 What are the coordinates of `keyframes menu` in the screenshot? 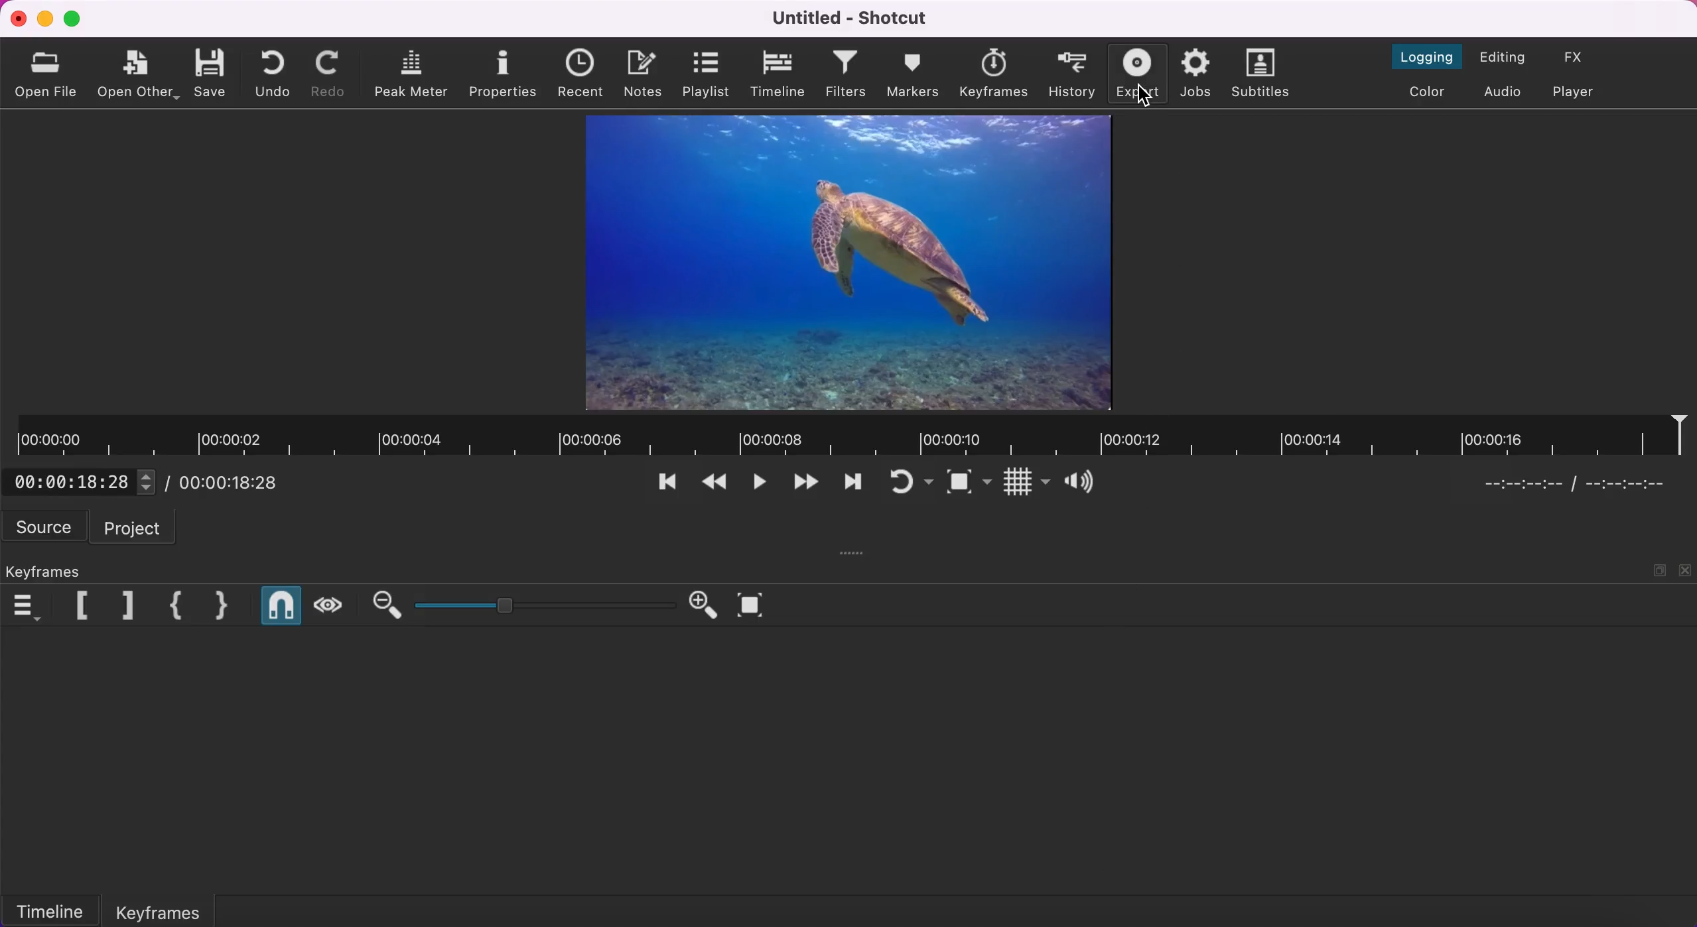 It's located at (25, 605).